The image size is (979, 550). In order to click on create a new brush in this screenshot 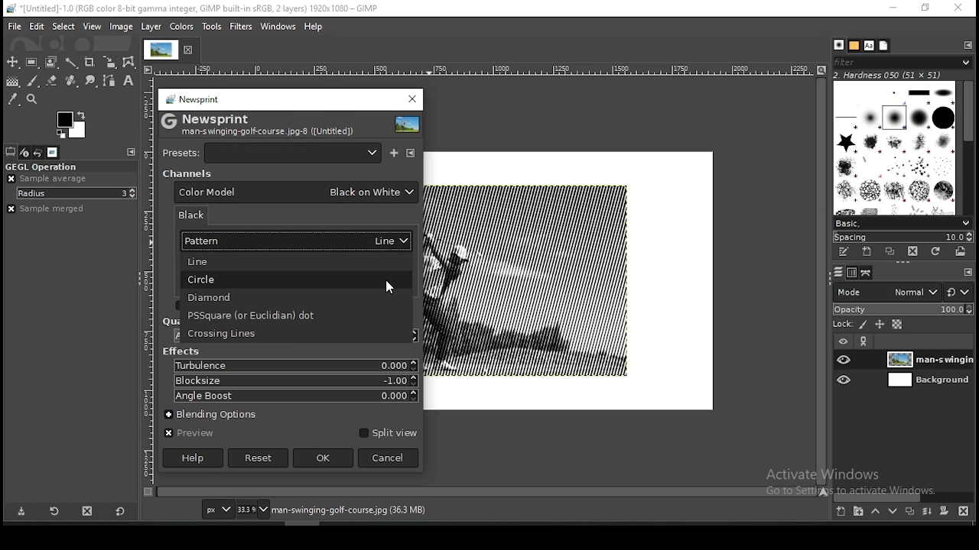, I will do `click(867, 252)`.